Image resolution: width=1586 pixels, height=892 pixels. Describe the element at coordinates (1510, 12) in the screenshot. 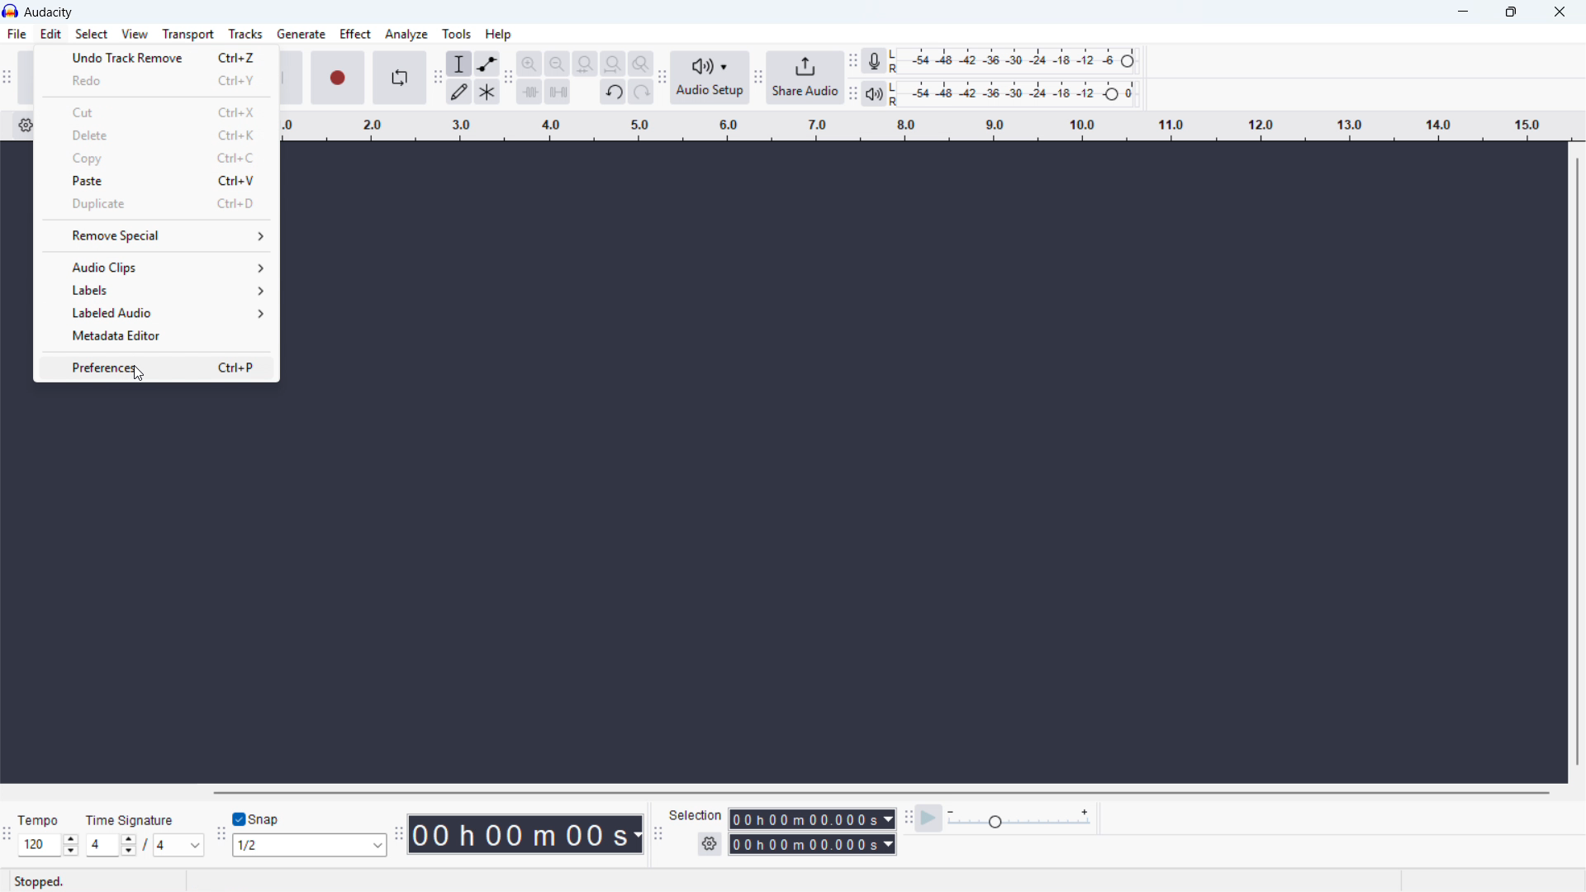

I see `maximize` at that location.